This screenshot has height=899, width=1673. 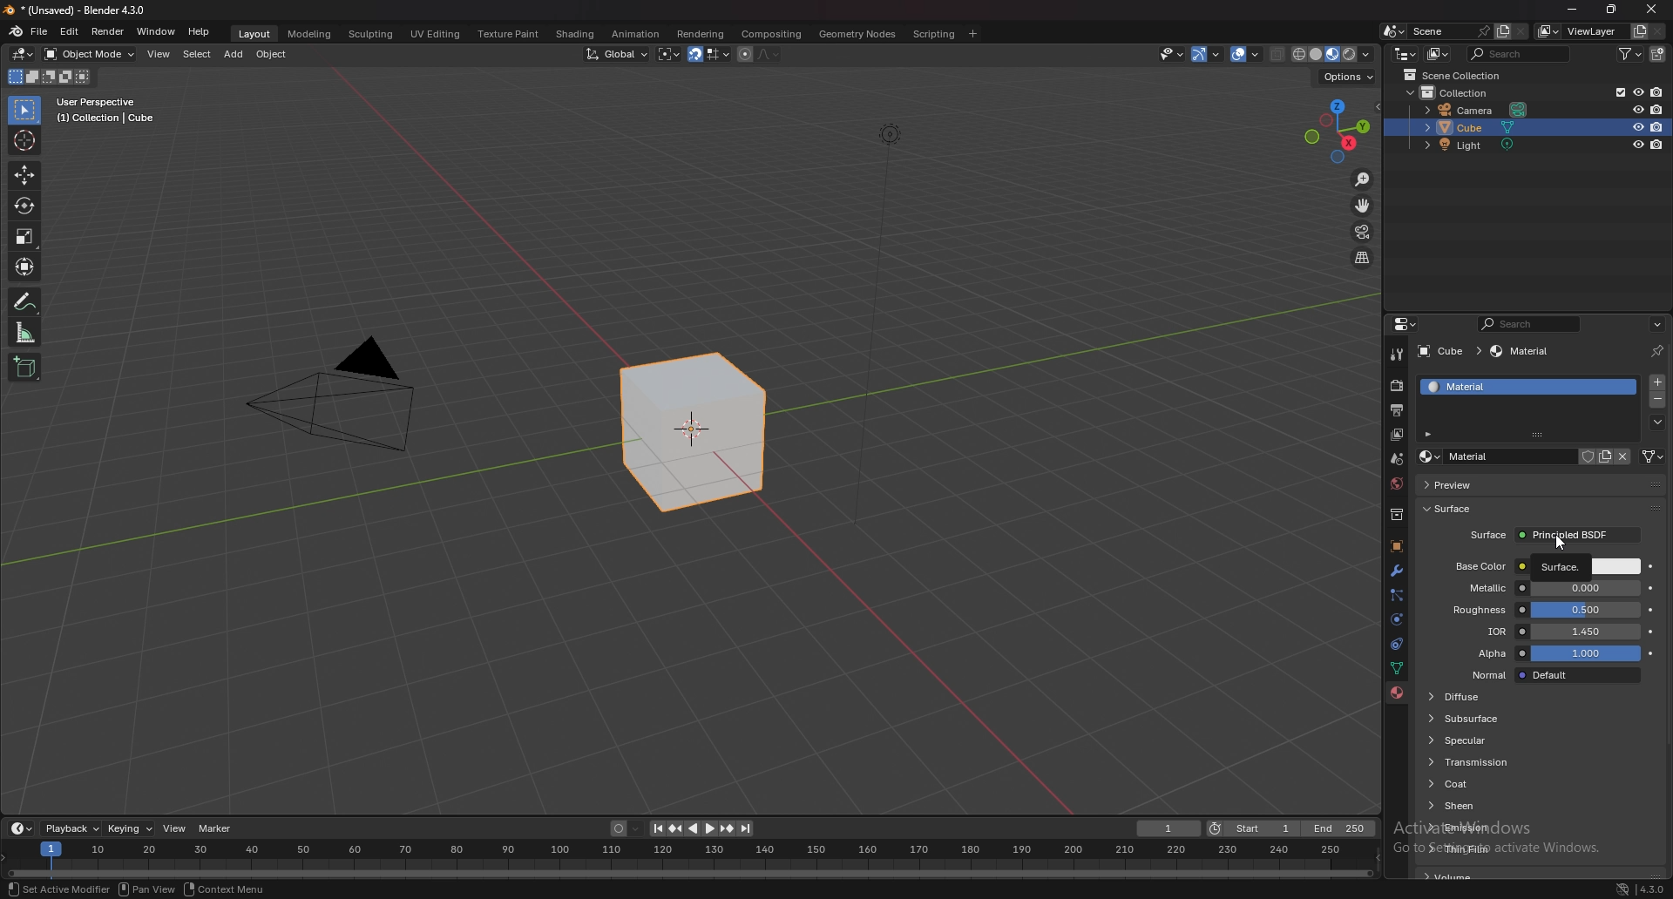 What do you see at coordinates (1657, 422) in the screenshot?
I see `dropdown` at bounding box center [1657, 422].